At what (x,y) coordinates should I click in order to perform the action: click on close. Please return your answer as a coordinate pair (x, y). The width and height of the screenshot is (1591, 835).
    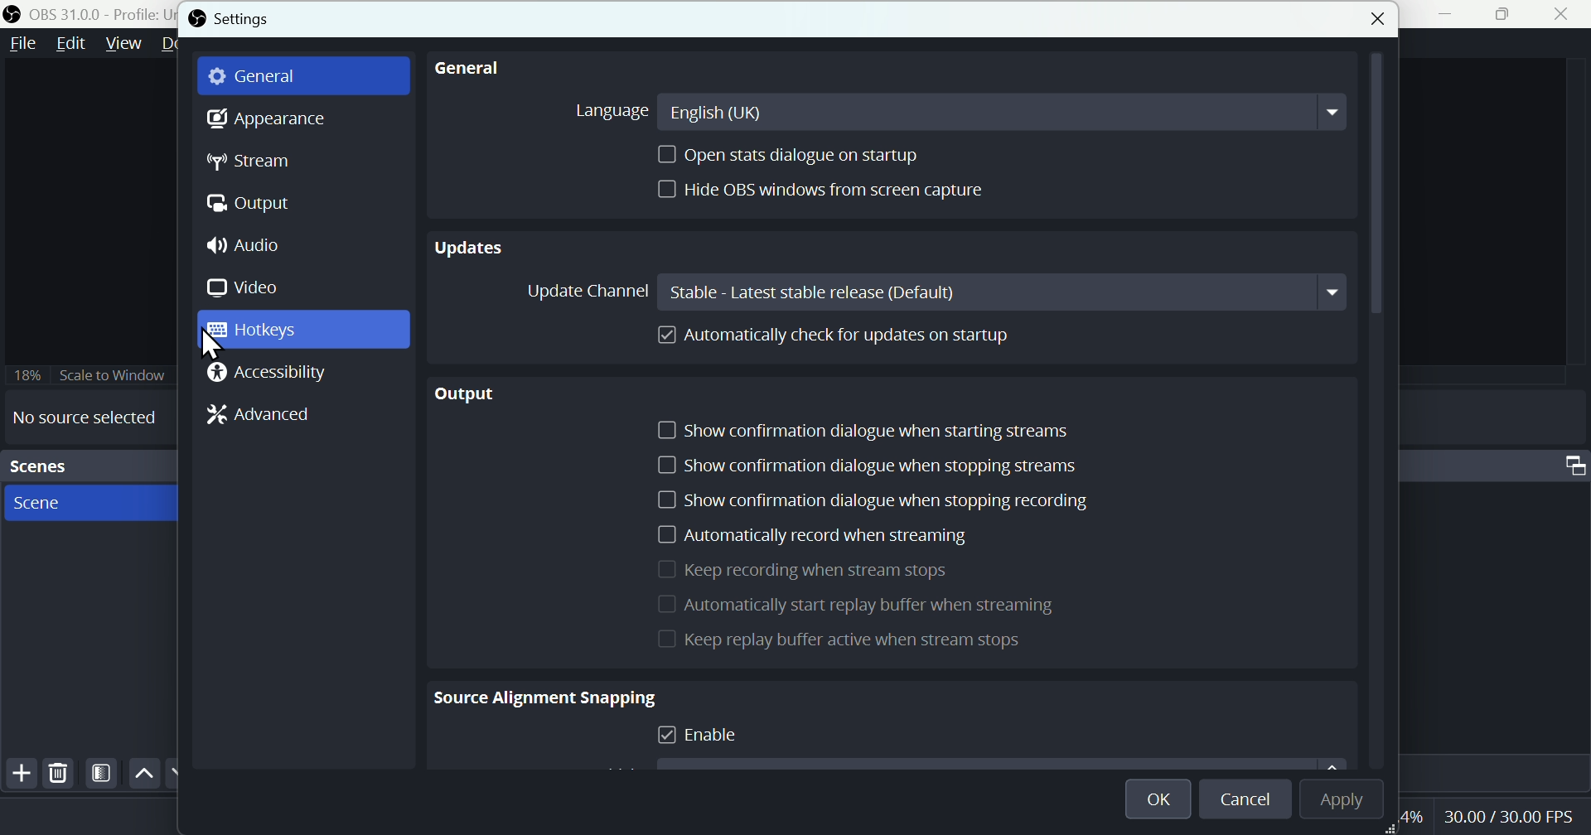
    Looking at the image, I should click on (1375, 18).